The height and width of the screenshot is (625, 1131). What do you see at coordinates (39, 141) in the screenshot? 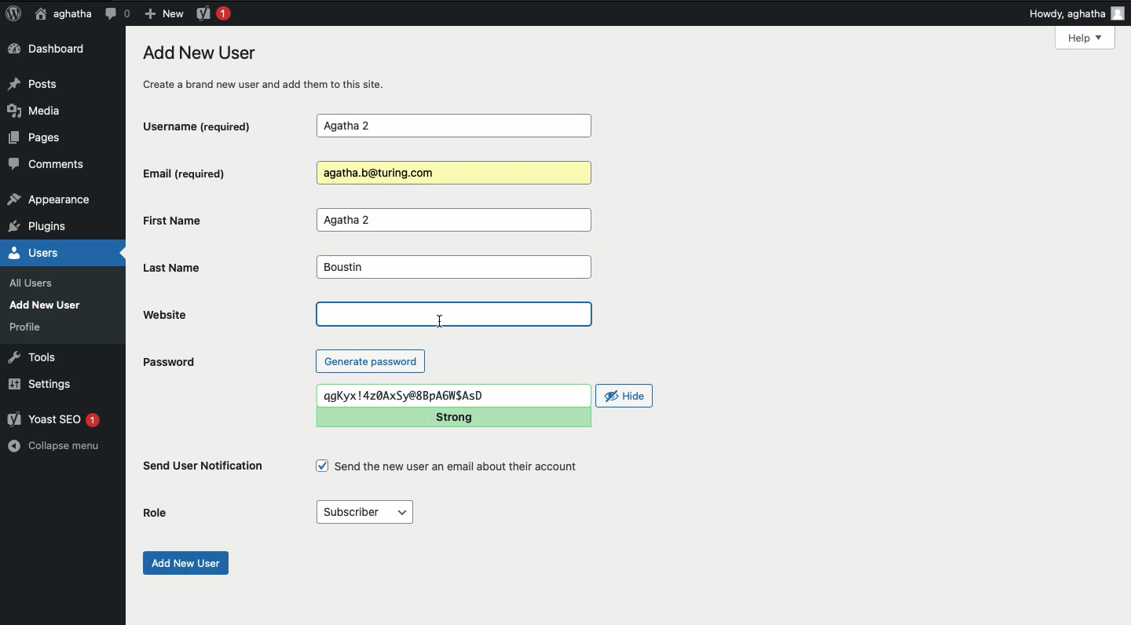
I see `Pages` at bounding box center [39, 141].